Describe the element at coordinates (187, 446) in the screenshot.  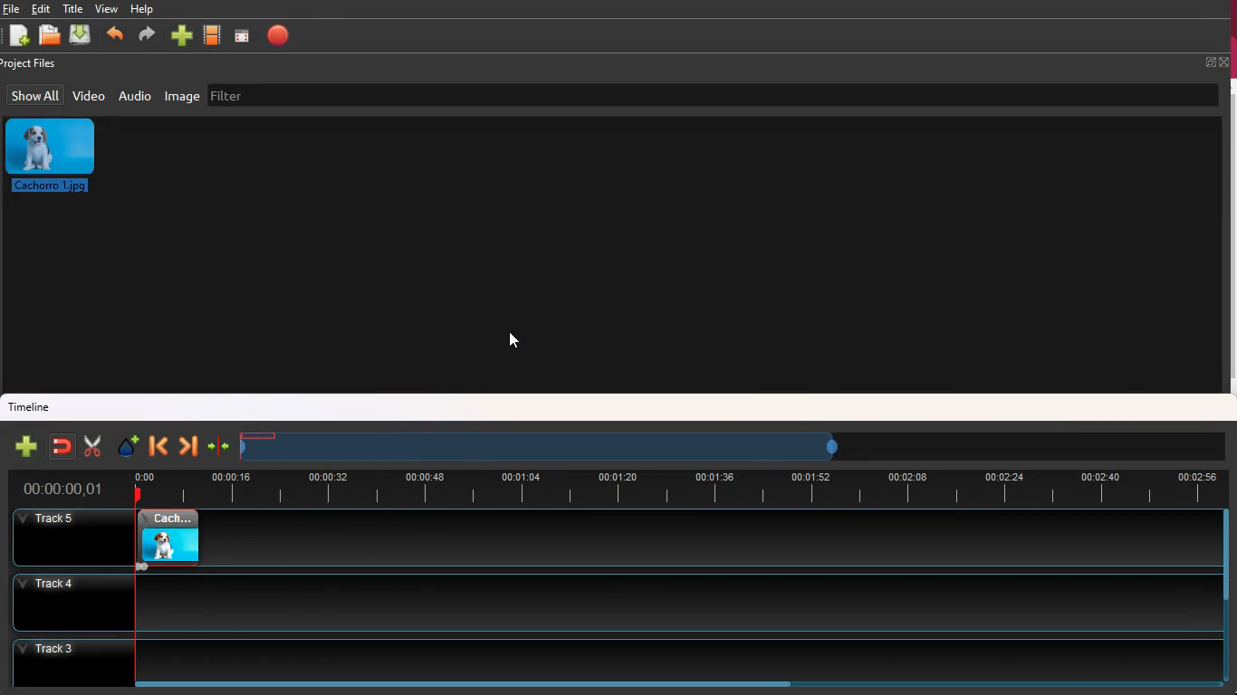
I see `forward` at that location.